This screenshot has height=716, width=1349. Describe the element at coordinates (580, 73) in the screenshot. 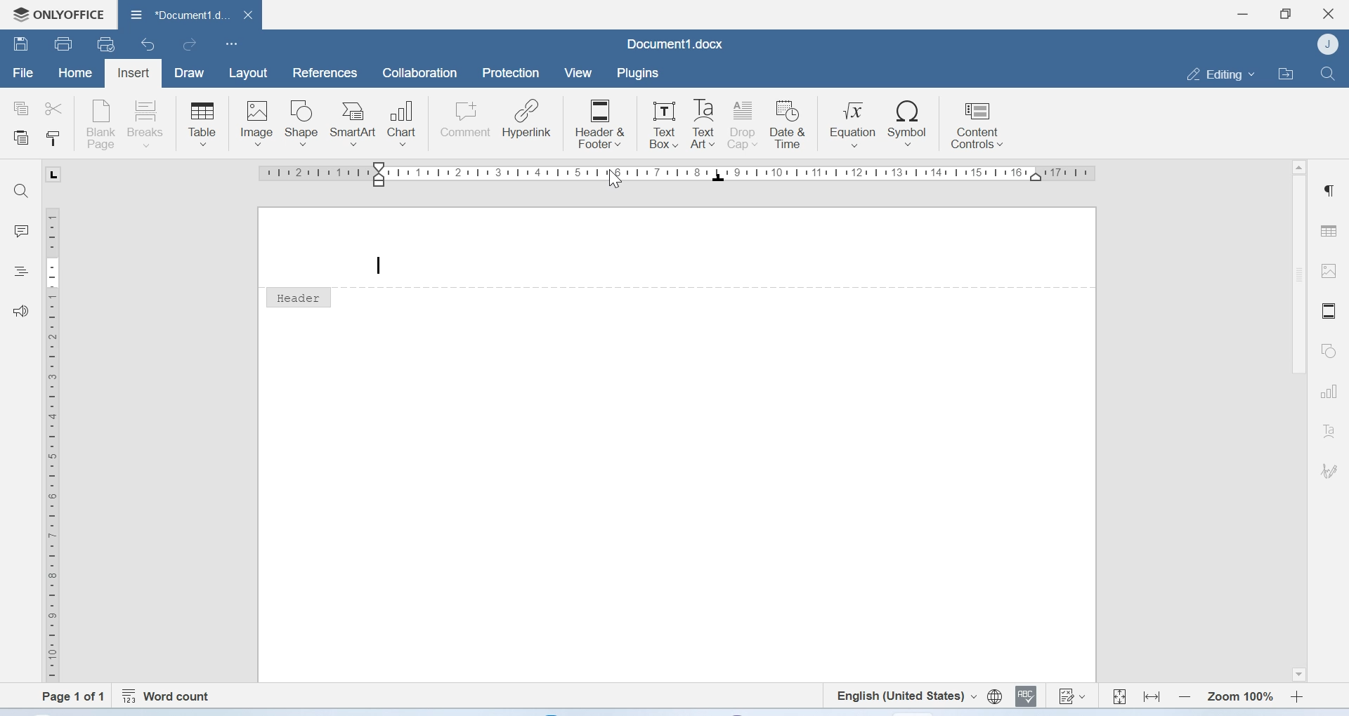

I see `View` at that location.